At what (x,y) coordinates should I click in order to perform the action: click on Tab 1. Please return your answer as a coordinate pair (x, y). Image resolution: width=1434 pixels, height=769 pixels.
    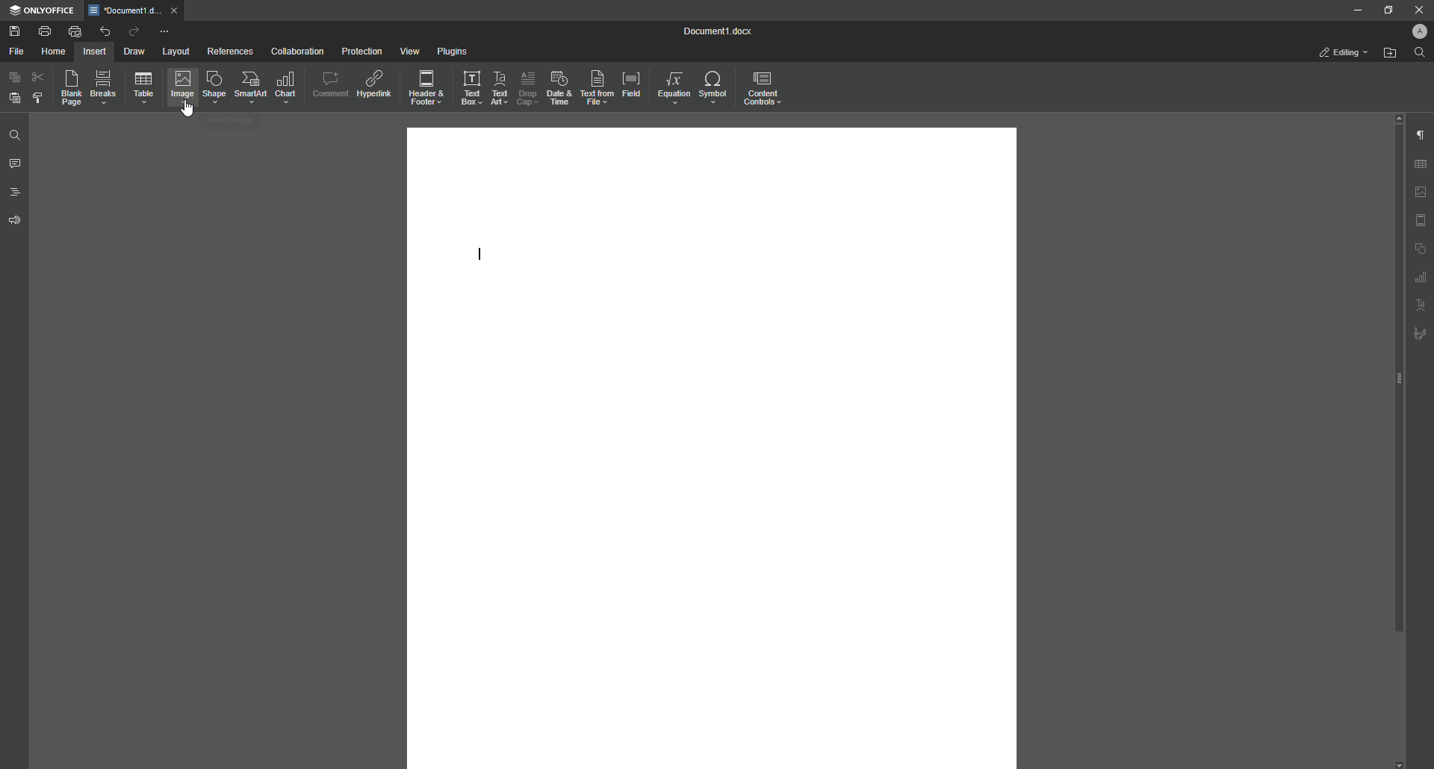
    Looking at the image, I should click on (138, 10).